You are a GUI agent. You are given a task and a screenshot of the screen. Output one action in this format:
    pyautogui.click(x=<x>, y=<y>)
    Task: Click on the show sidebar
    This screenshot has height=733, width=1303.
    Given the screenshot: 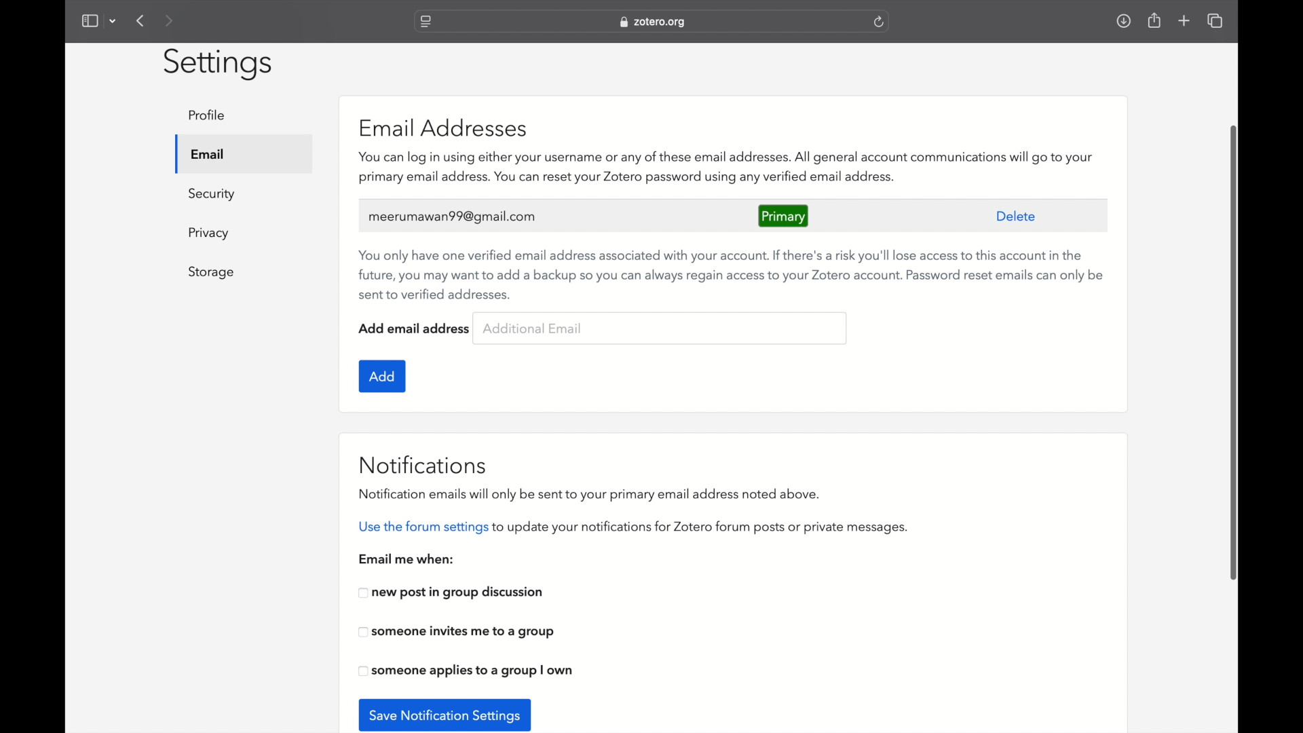 What is the action you would take?
    pyautogui.click(x=89, y=20)
    